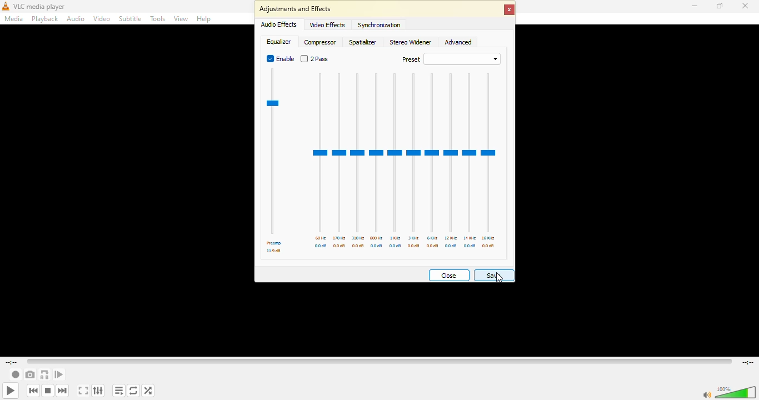  I want to click on take a snapshot, so click(29, 374).